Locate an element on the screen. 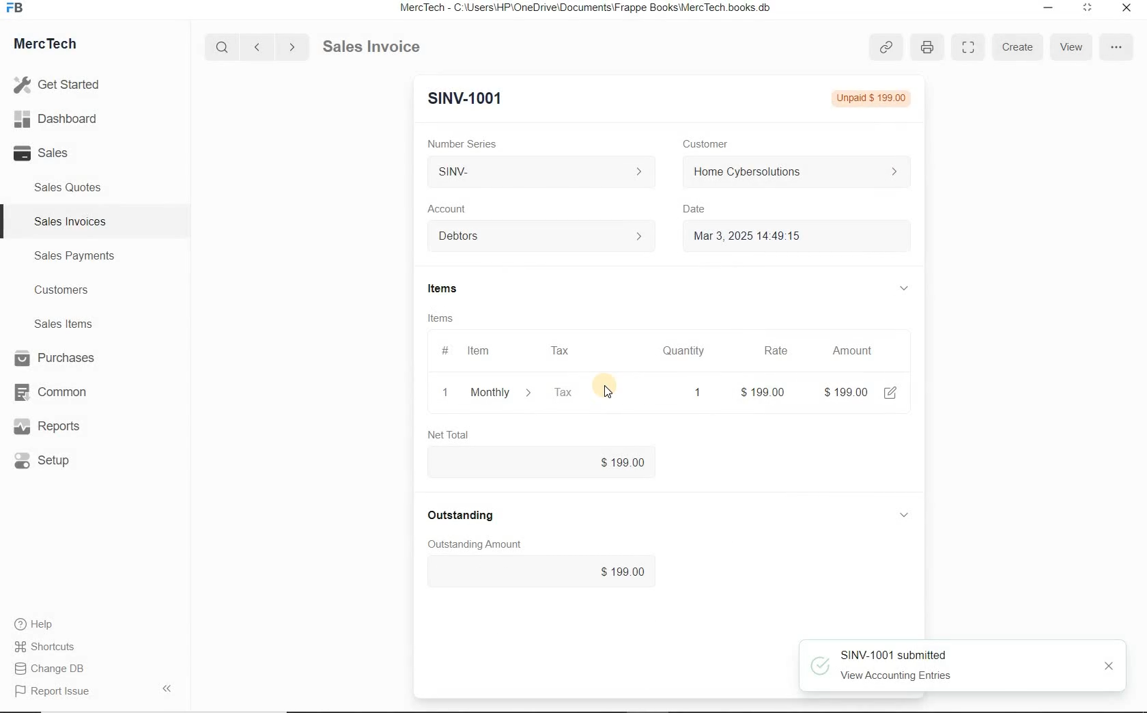 The height and width of the screenshot is (713, 1147). Common is located at coordinates (57, 391).